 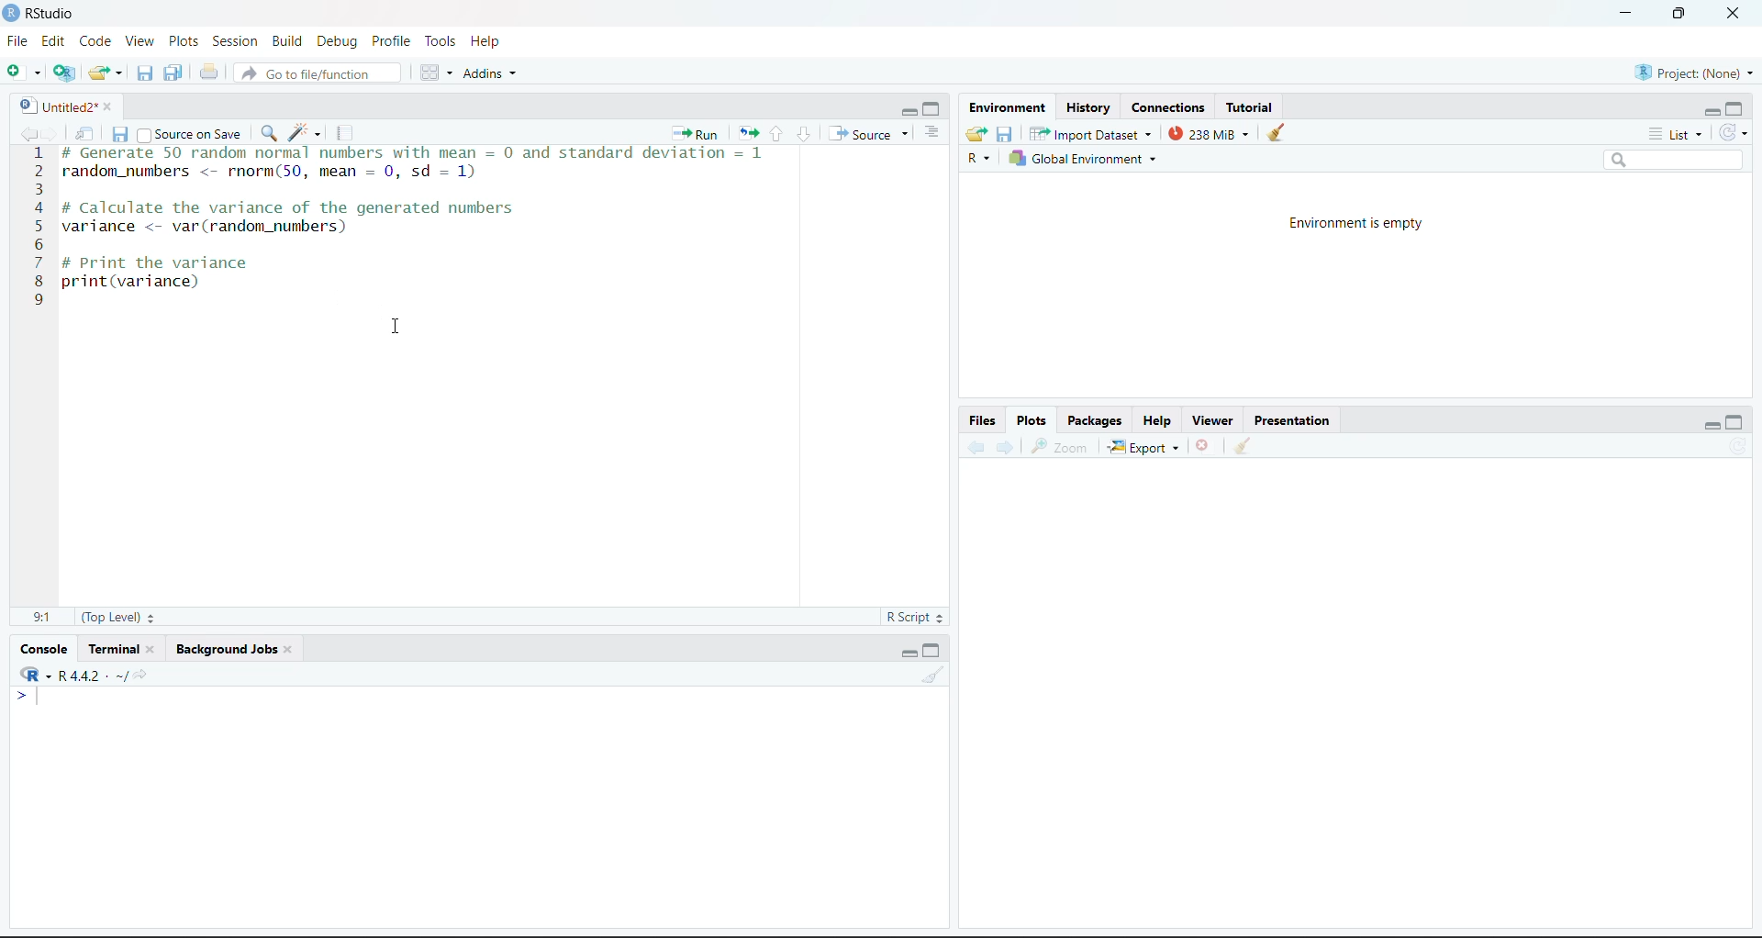 I want to click on R Script , so click(x=913, y=617).